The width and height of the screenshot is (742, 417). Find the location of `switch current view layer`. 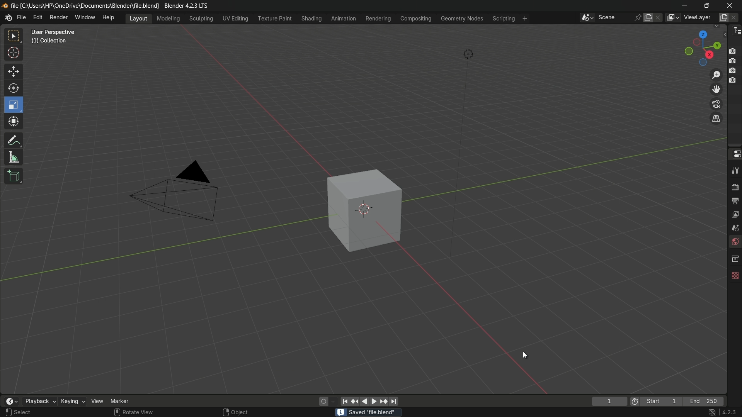

switch current view layer is located at coordinates (716, 119).